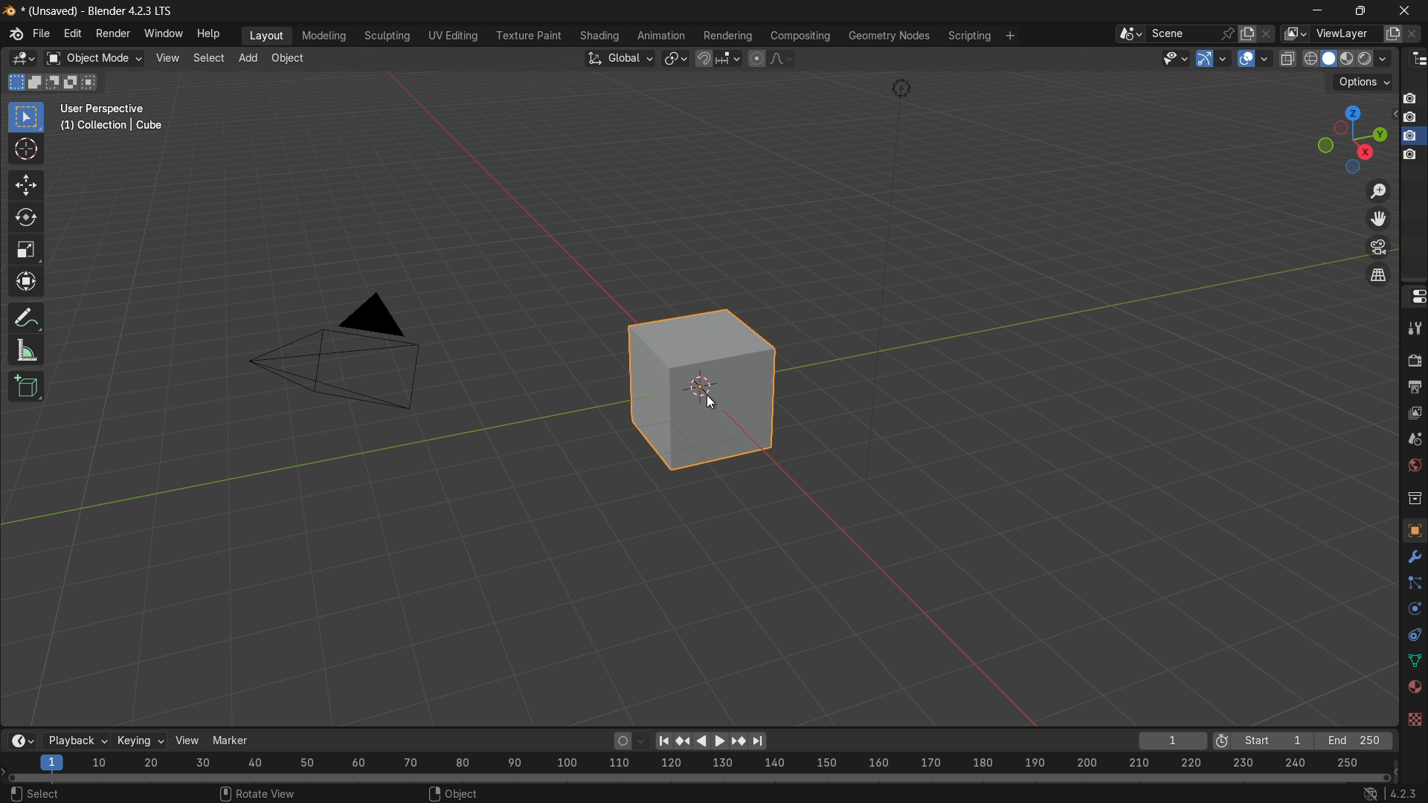  What do you see at coordinates (1413, 610) in the screenshot?
I see `physics` at bounding box center [1413, 610].